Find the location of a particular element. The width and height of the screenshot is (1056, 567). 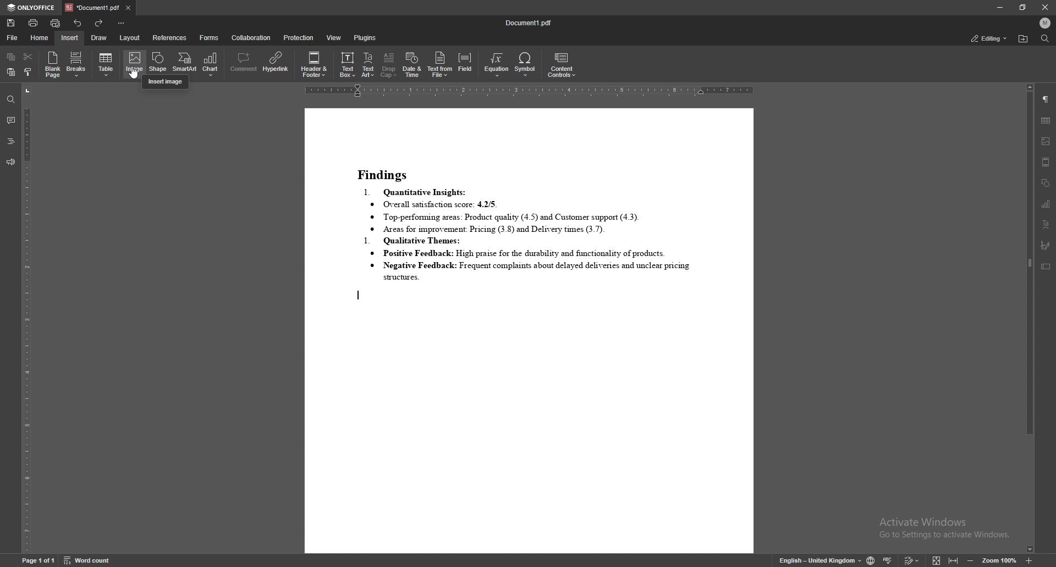

image is located at coordinates (135, 64).